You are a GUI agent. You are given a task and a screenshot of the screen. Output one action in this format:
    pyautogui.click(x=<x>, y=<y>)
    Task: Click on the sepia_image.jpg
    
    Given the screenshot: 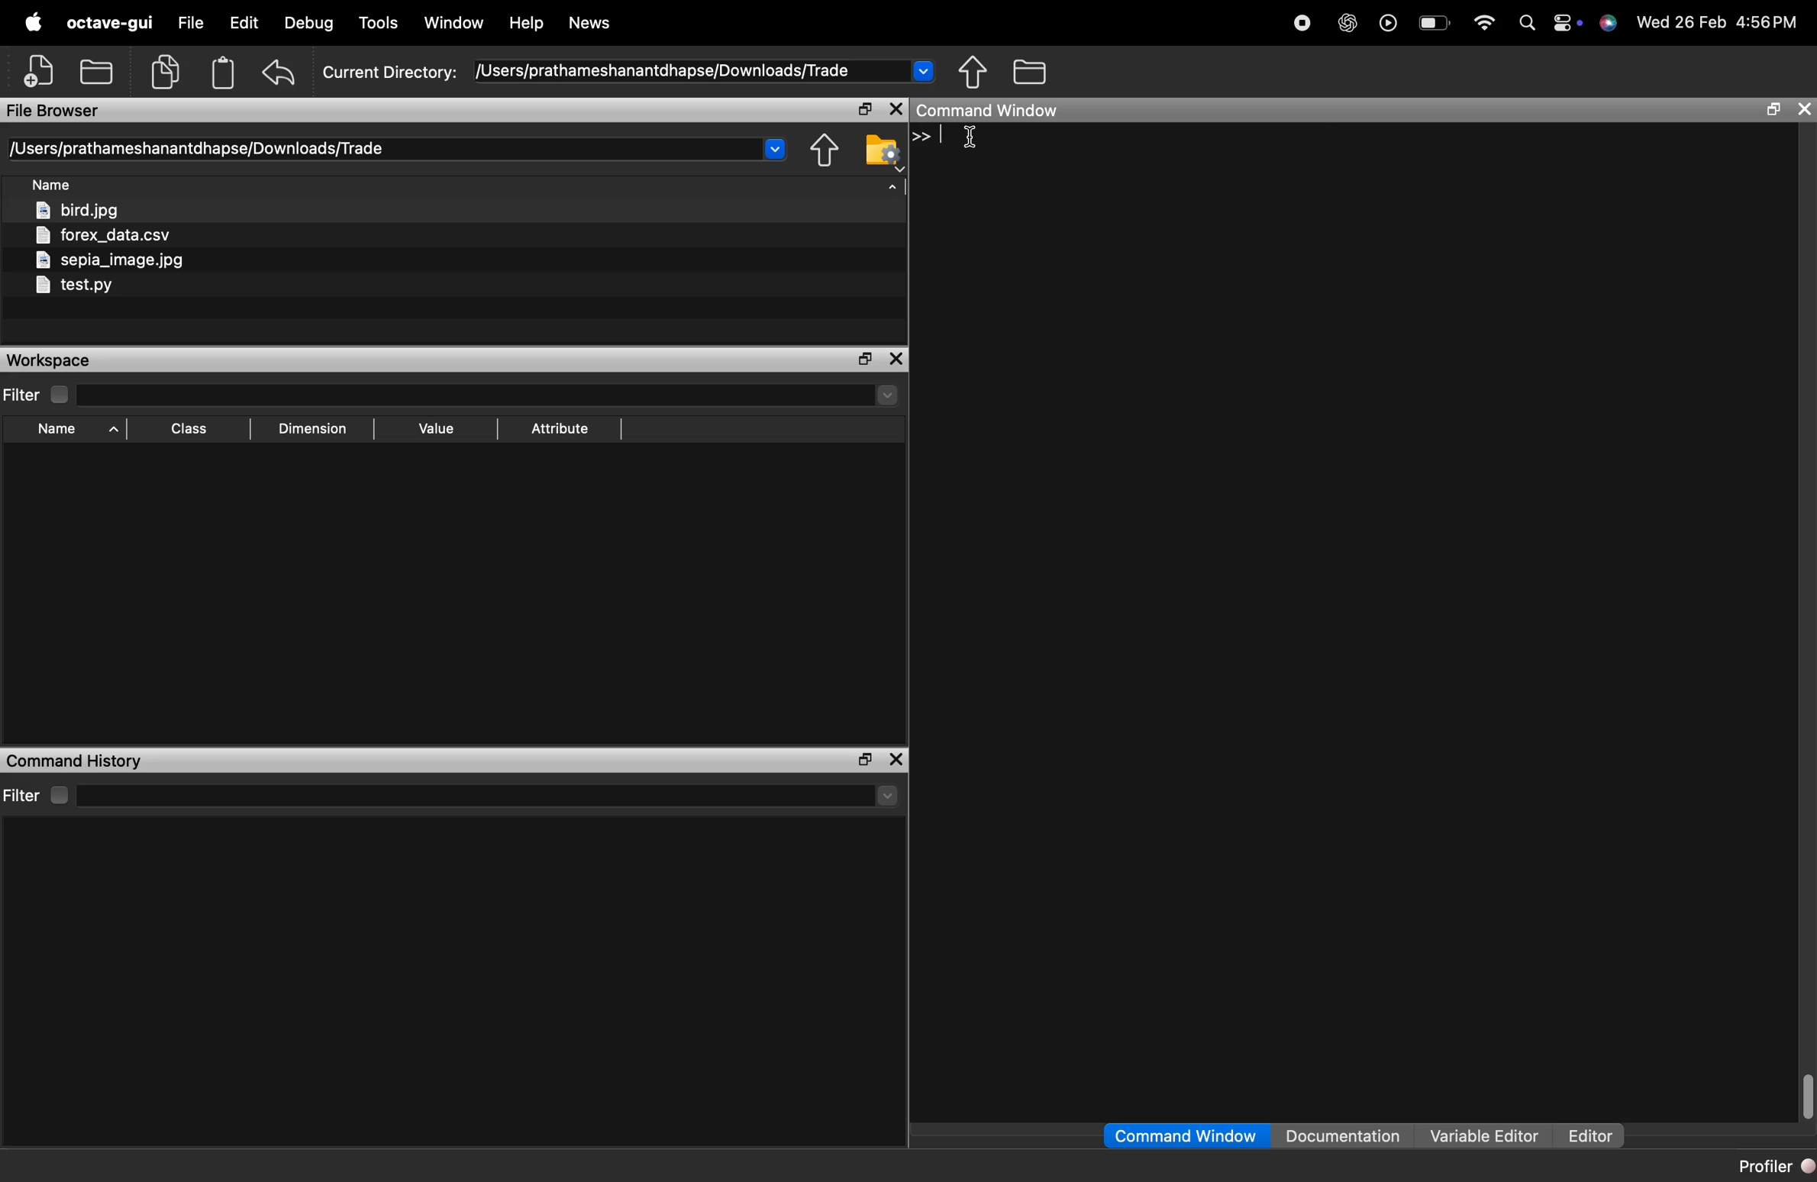 What is the action you would take?
    pyautogui.click(x=107, y=259)
    